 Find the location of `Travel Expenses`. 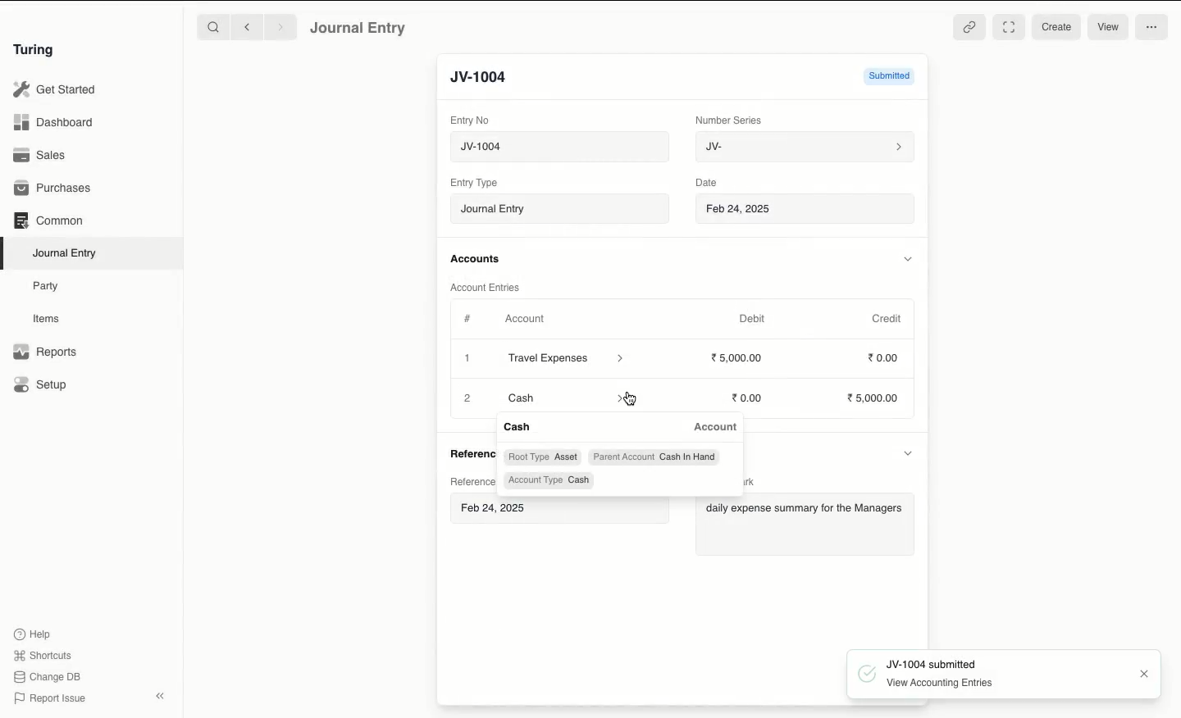

Travel Expenses is located at coordinates (568, 360).